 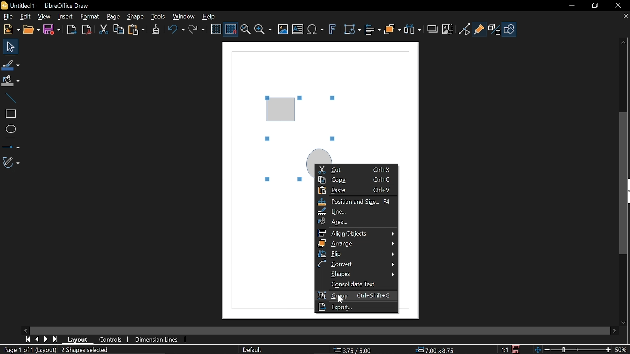 What do you see at coordinates (109, 340) in the screenshot?
I see `Controls` at bounding box center [109, 340].